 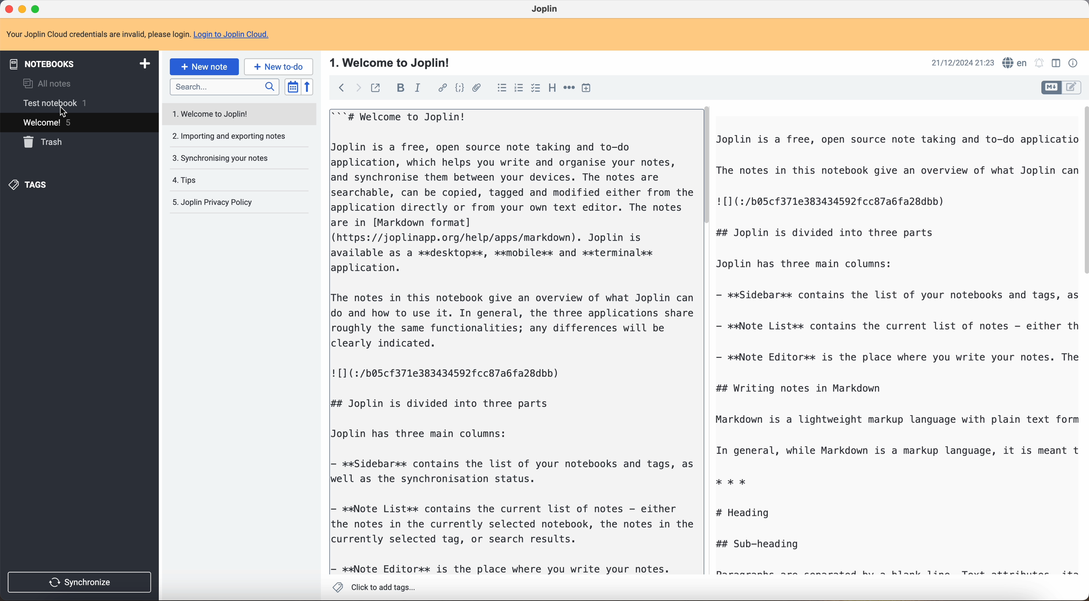 I want to click on notebooks, so click(x=80, y=64).